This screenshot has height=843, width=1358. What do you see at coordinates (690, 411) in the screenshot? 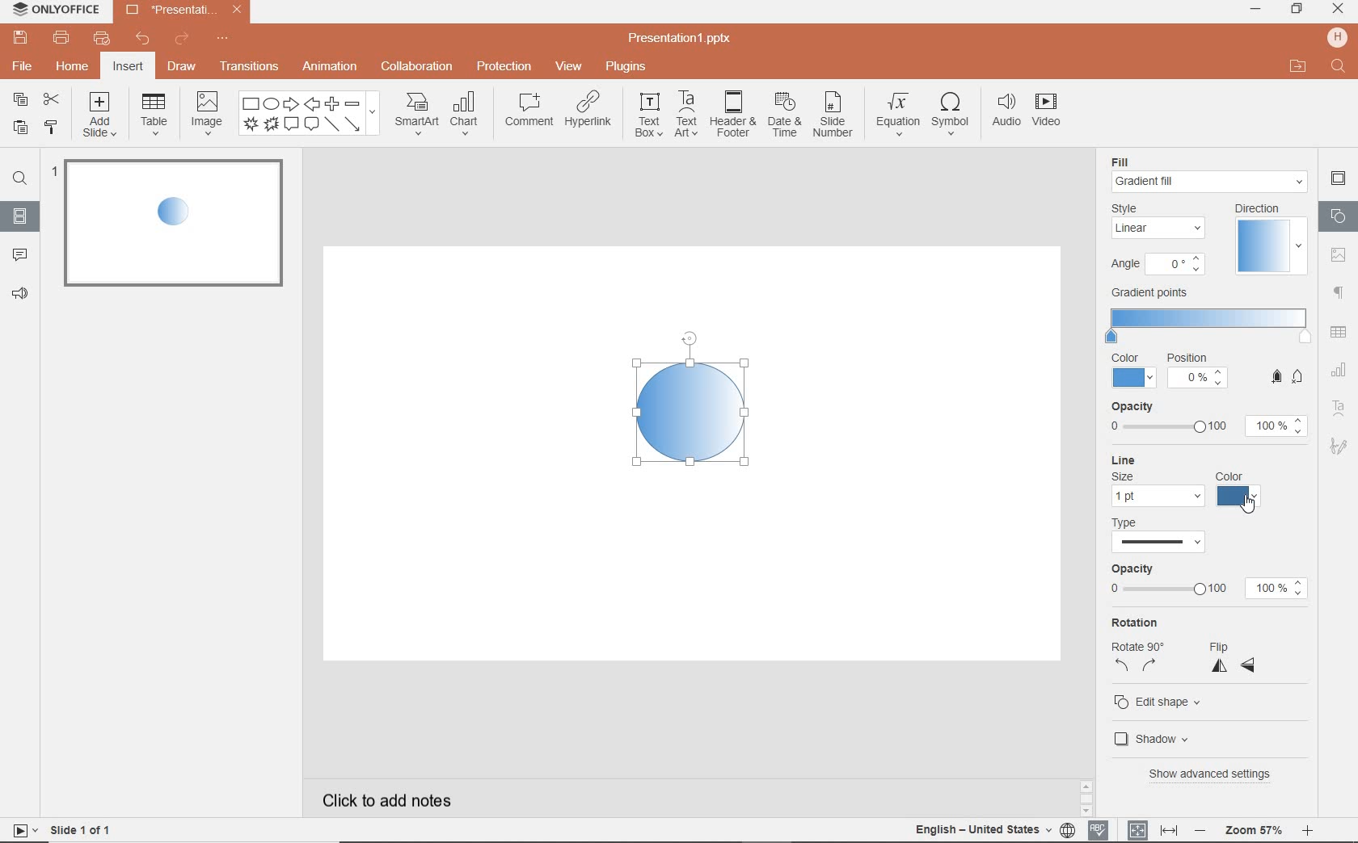
I see `gradient added` at bounding box center [690, 411].